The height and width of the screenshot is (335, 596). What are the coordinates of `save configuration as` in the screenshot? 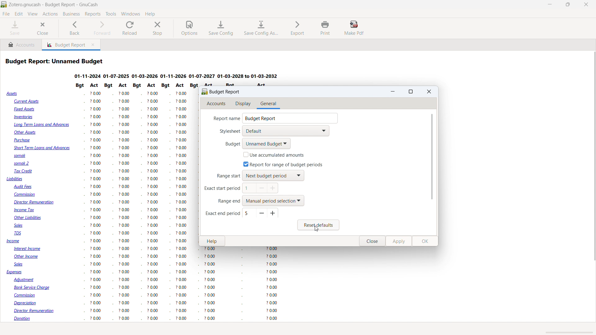 It's located at (260, 28).